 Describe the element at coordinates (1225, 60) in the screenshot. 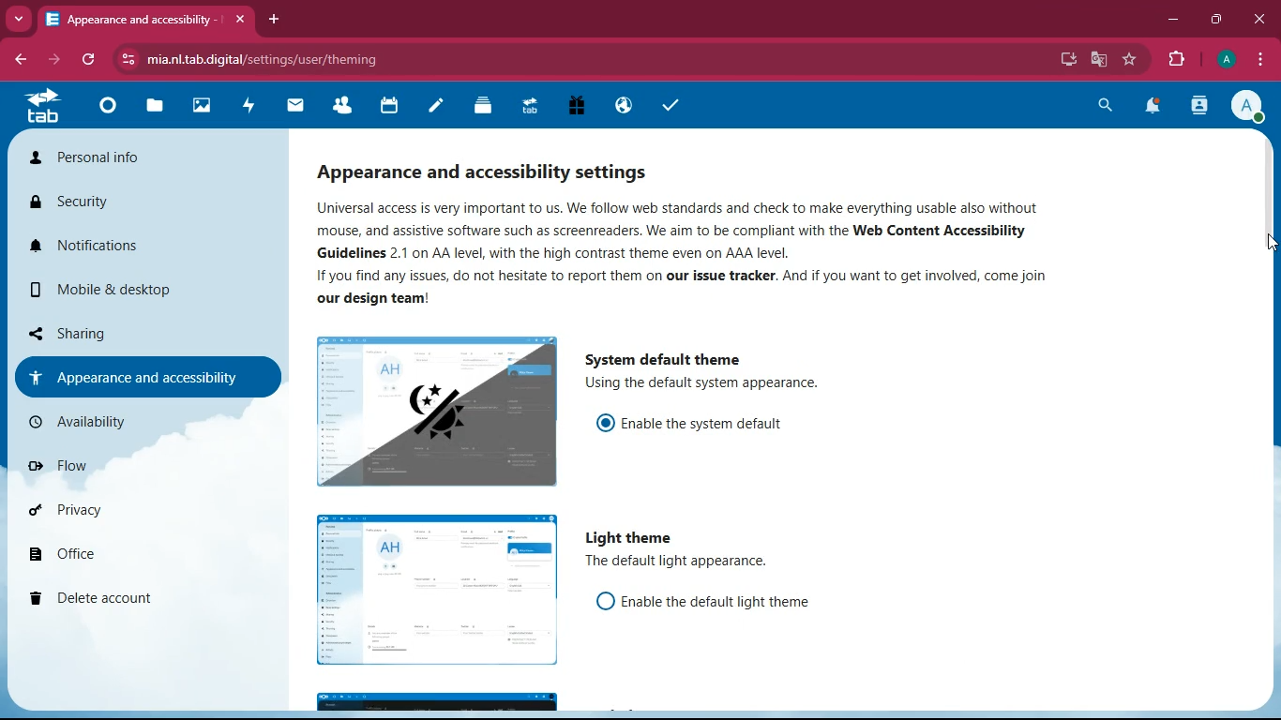

I see `profile` at that location.